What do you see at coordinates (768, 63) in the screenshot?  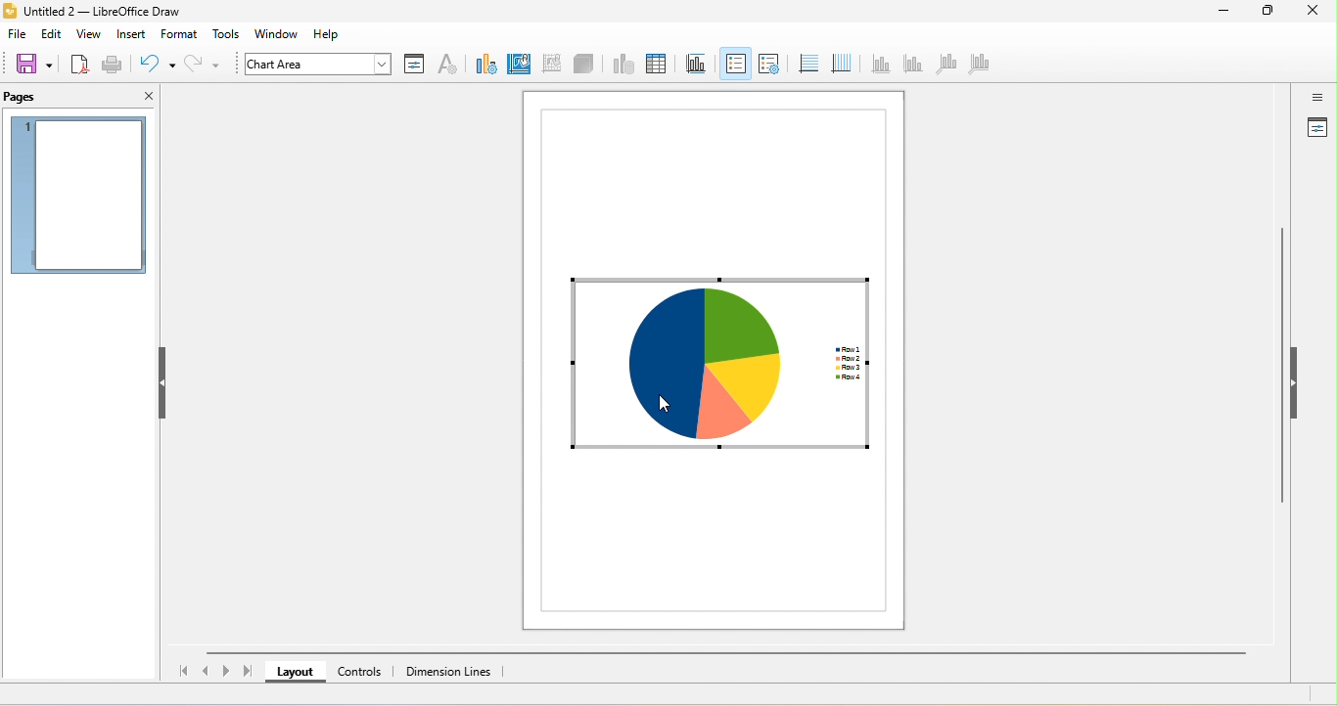 I see `legend` at bounding box center [768, 63].